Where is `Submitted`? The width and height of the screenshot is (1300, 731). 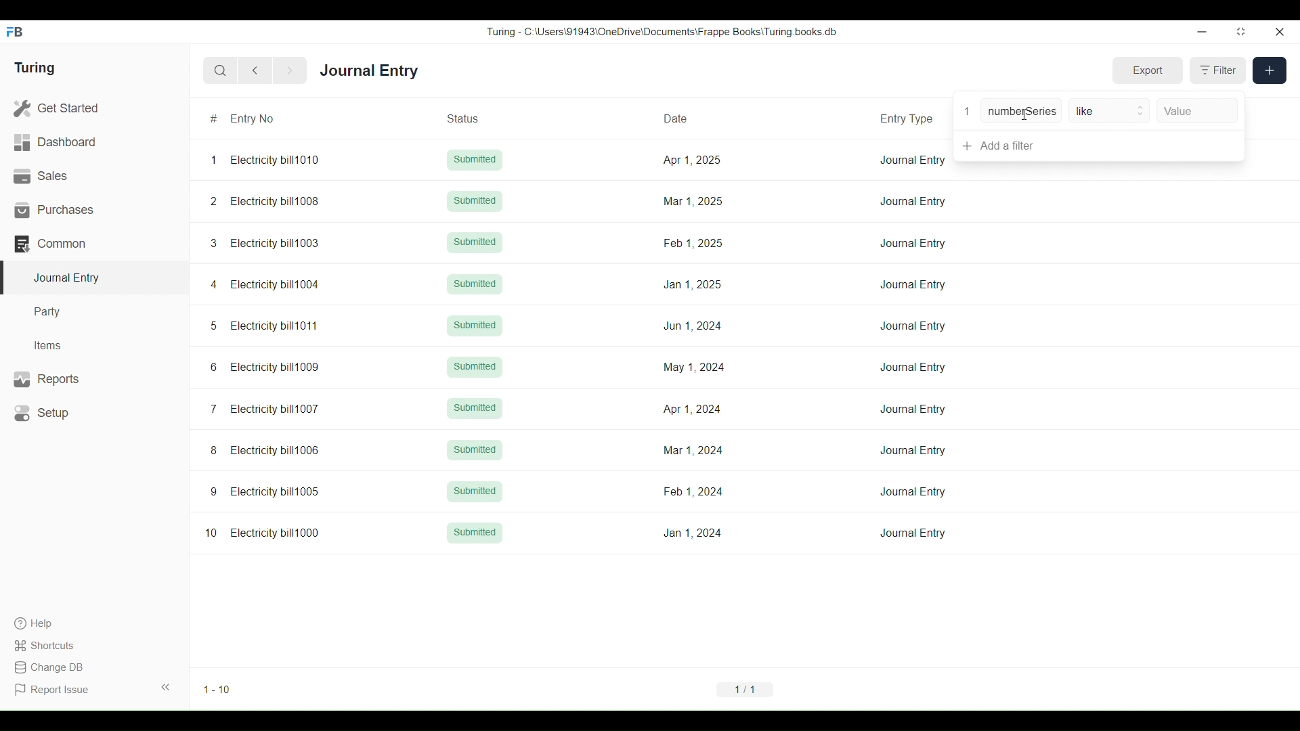 Submitted is located at coordinates (475, 243).